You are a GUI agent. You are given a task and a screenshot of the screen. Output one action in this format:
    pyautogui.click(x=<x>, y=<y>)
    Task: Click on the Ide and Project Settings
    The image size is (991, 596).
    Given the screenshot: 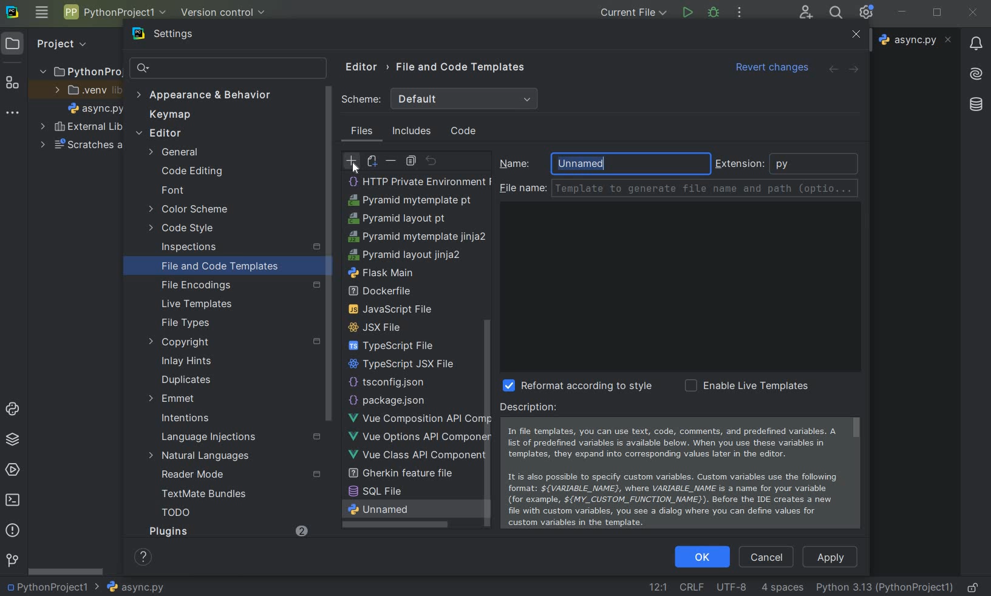 What is the action you would take?
    pyautogui.click(x=868, y=13)
    